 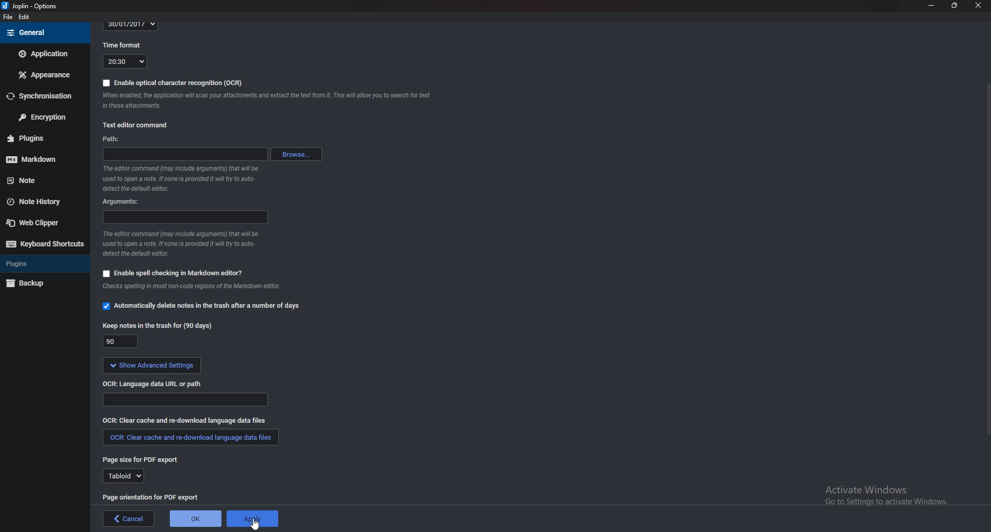 What do you see at coordinates (185, 177) in the screenshot?
I see `Info` at bounding box center [185, 177].